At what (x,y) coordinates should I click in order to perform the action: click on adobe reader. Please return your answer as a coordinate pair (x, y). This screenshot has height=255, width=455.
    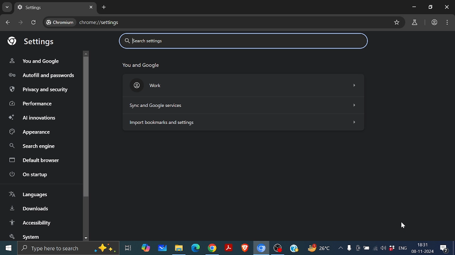
    Looking at the image, I should click on (229, 248).